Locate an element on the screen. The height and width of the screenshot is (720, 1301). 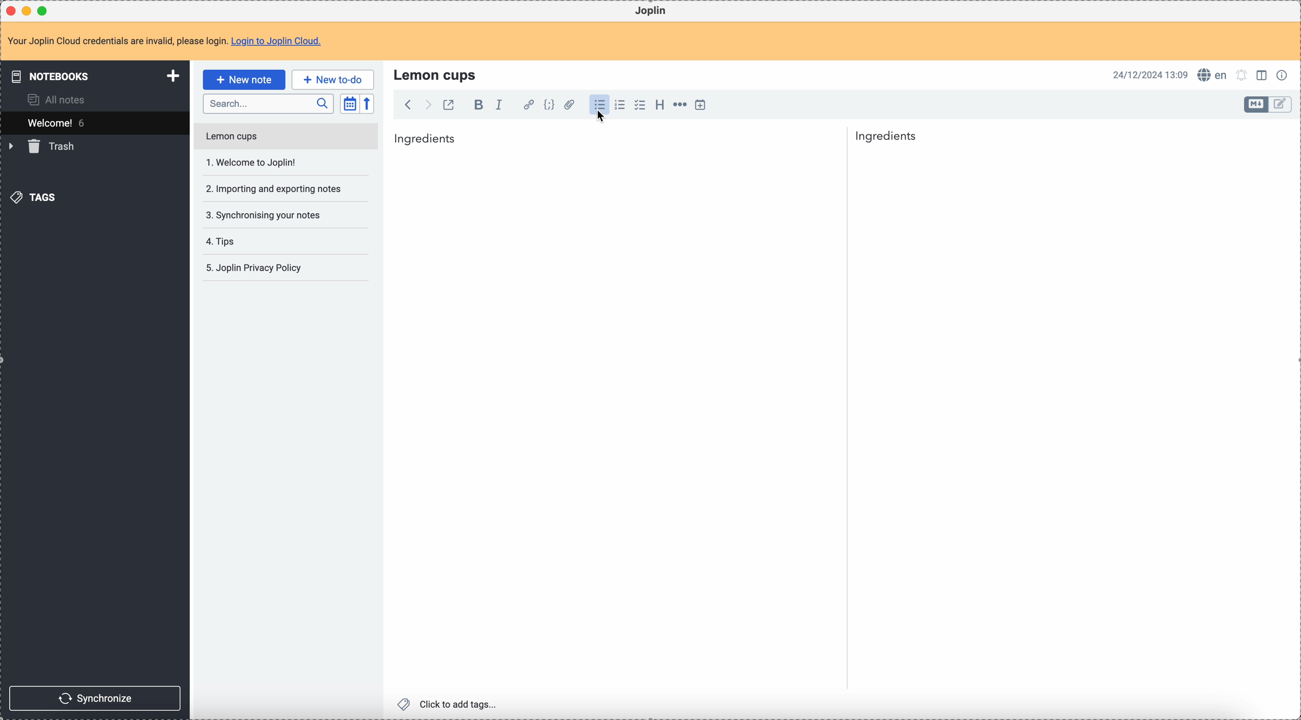
all notes is located at coordinates (60, 99).